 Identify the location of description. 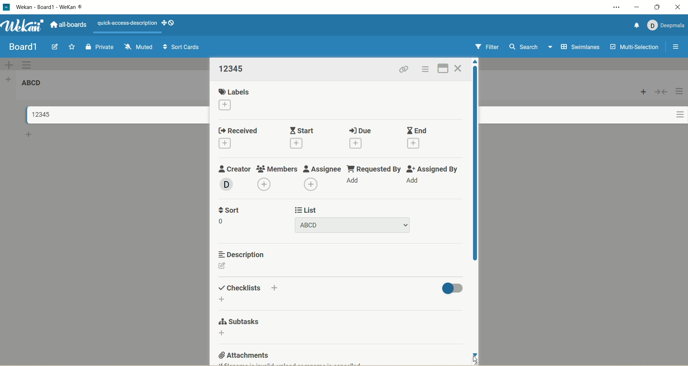
(240, 254).